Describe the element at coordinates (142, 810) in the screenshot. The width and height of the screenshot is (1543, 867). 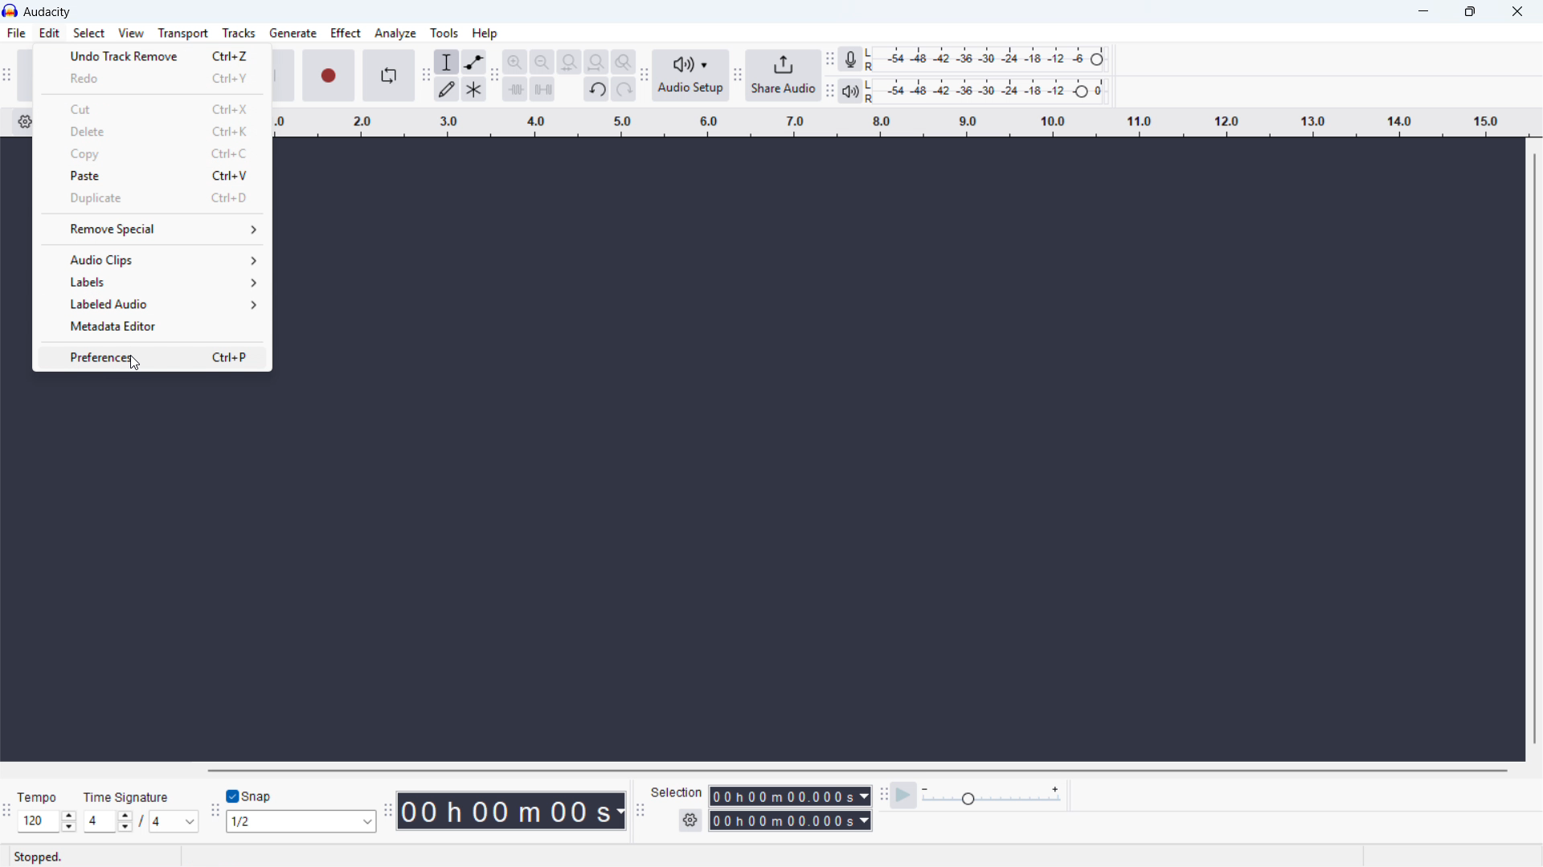
I see `set time signature` at that location.